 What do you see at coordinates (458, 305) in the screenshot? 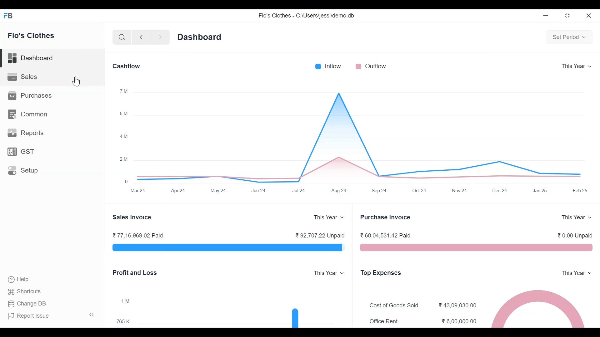
I see `43,09,030.00` at bounding box center [458, 305].